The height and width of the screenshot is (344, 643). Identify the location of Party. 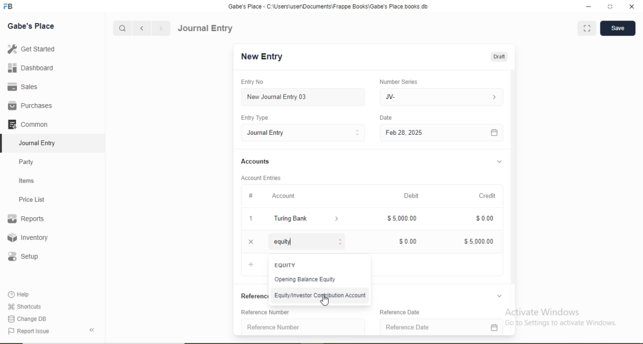
(27, 163).